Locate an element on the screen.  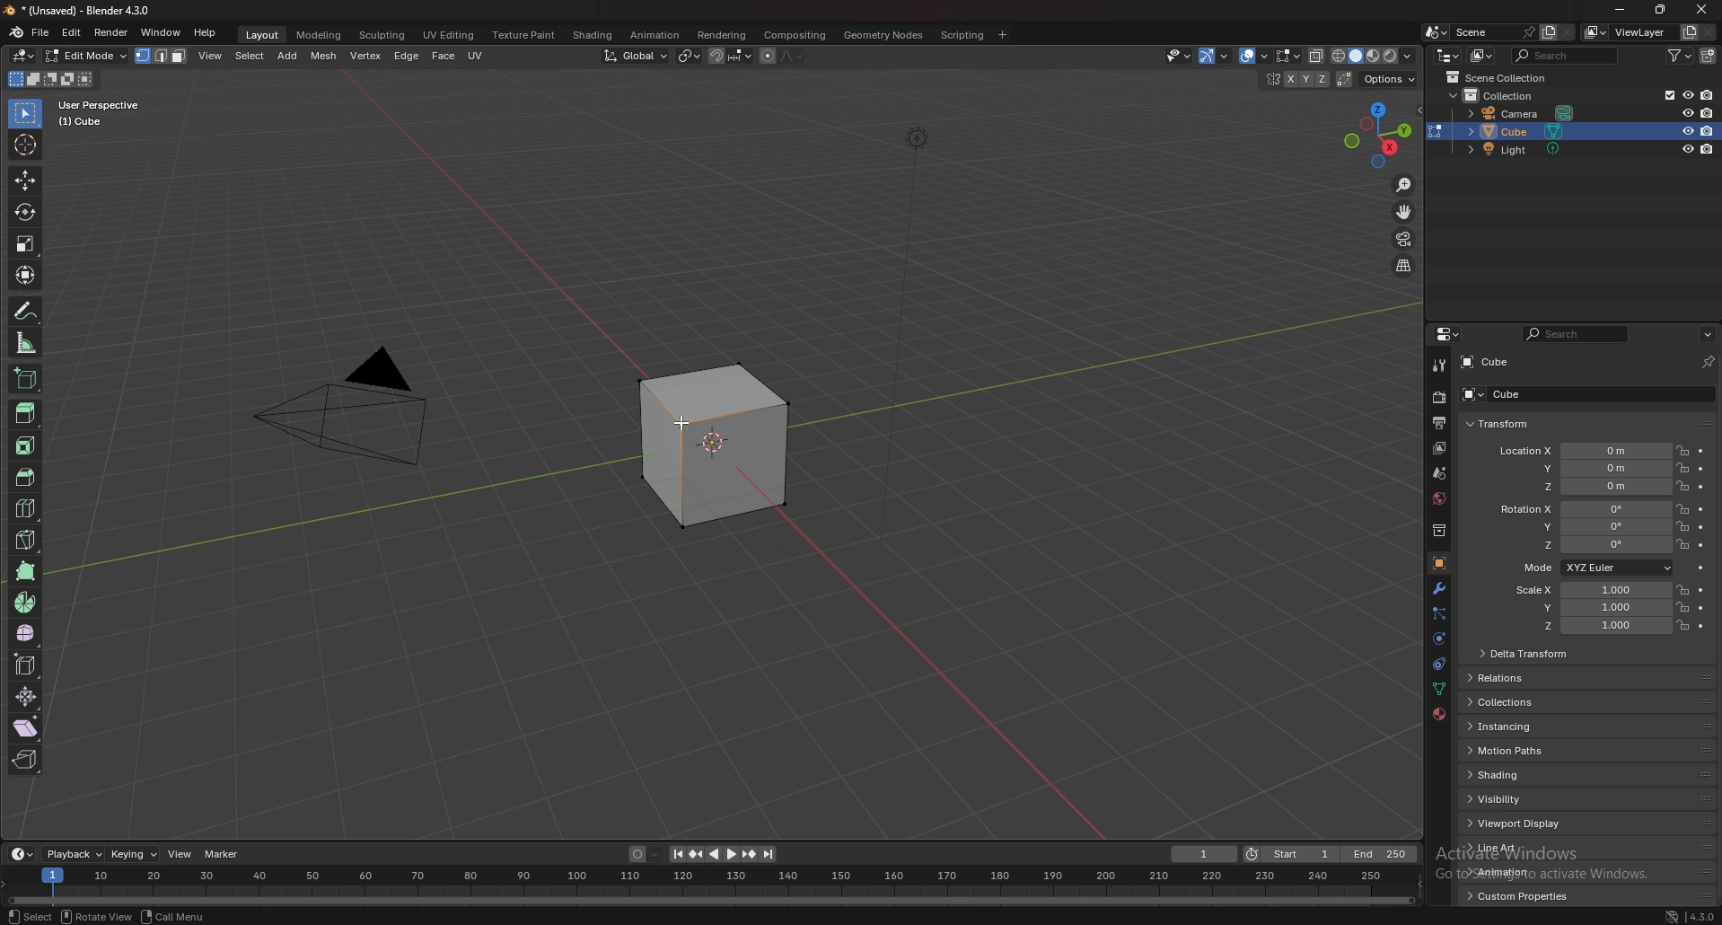
rotation x is located at coordinates (1580, 511).